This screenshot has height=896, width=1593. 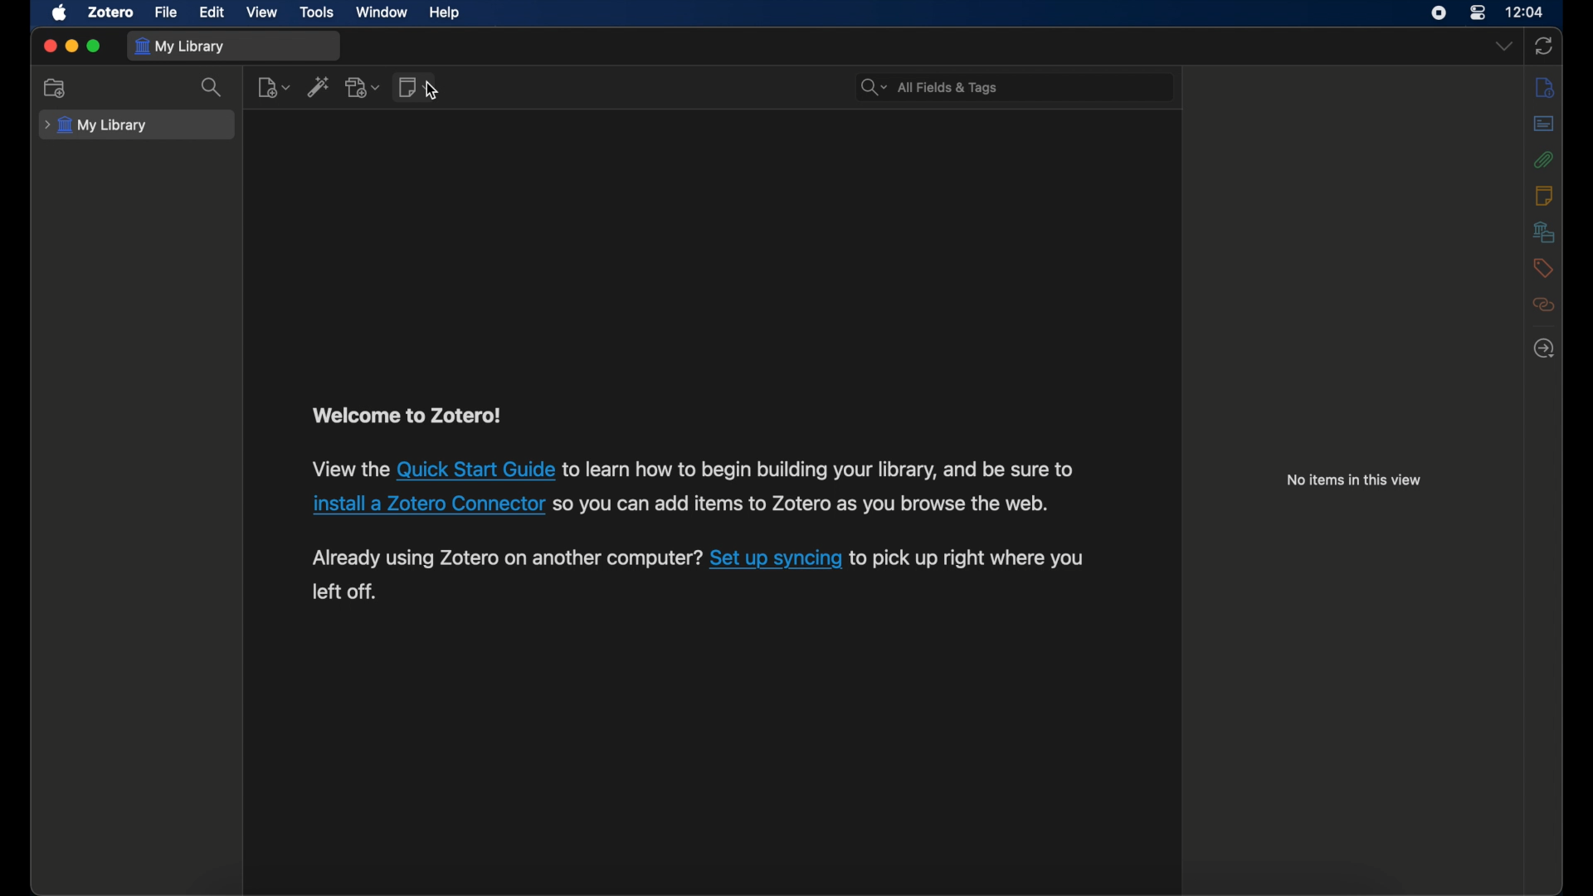 I want to click on view, so click(x=263, y=13).